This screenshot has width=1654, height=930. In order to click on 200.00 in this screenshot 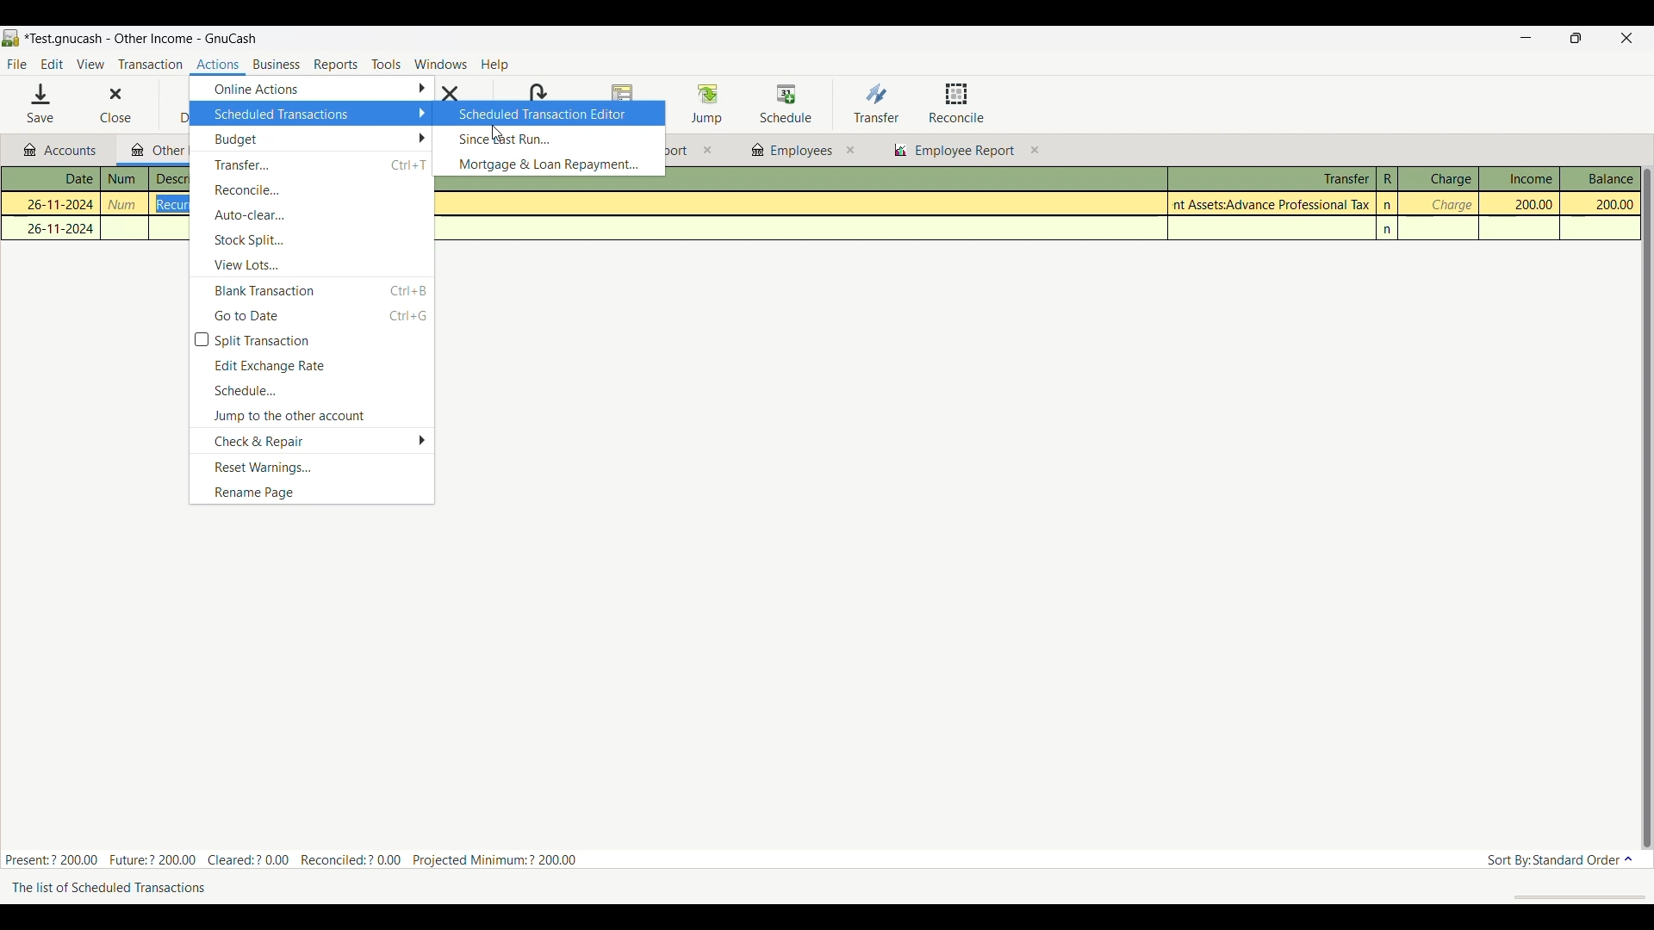, I will do `click(1601, 205)`.